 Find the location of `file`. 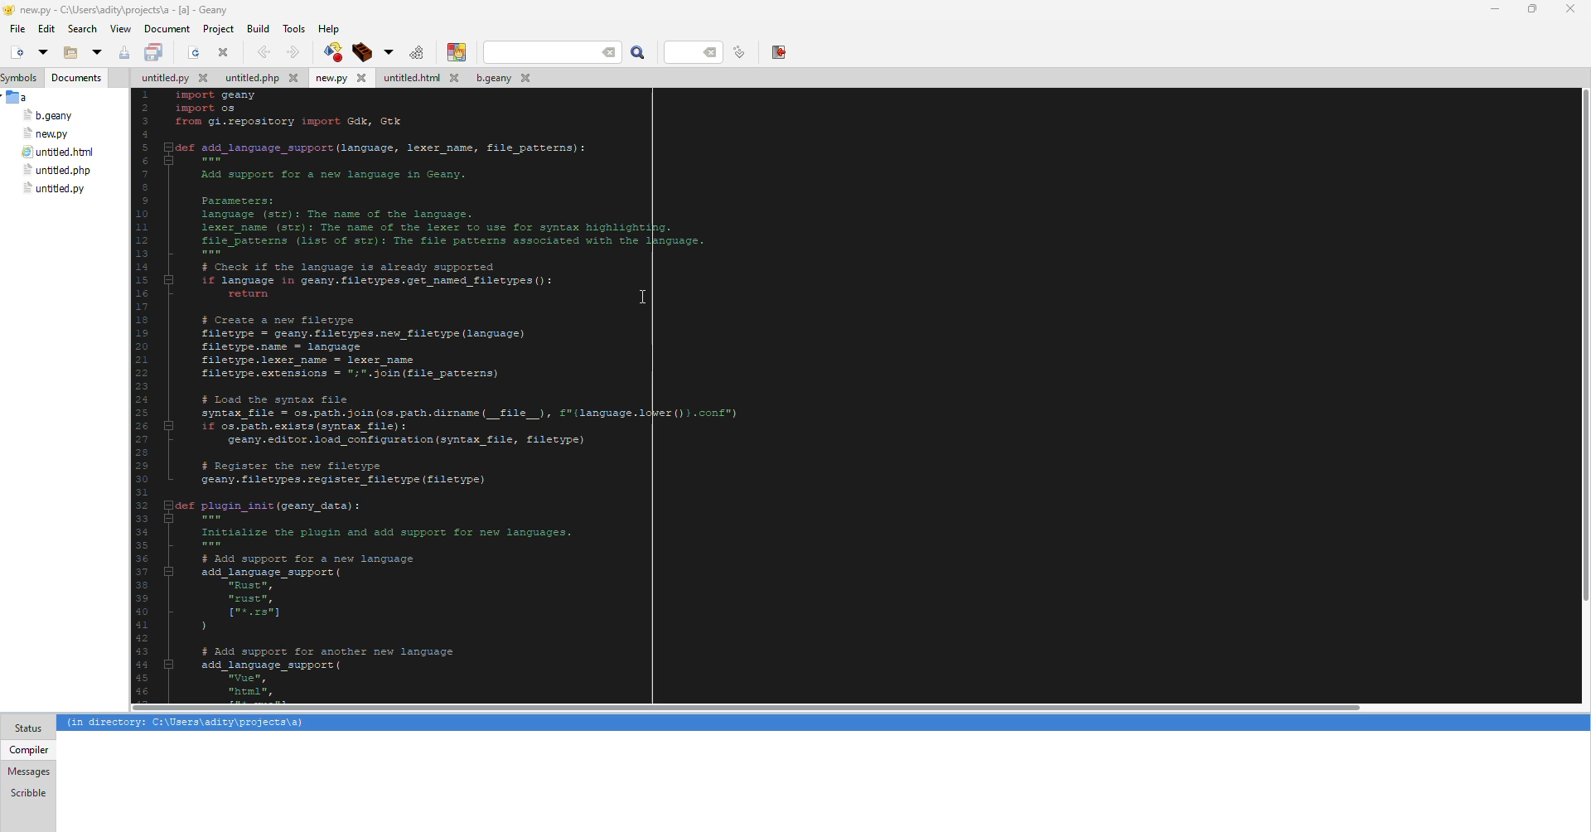

file is located at coordinates (53, 188).